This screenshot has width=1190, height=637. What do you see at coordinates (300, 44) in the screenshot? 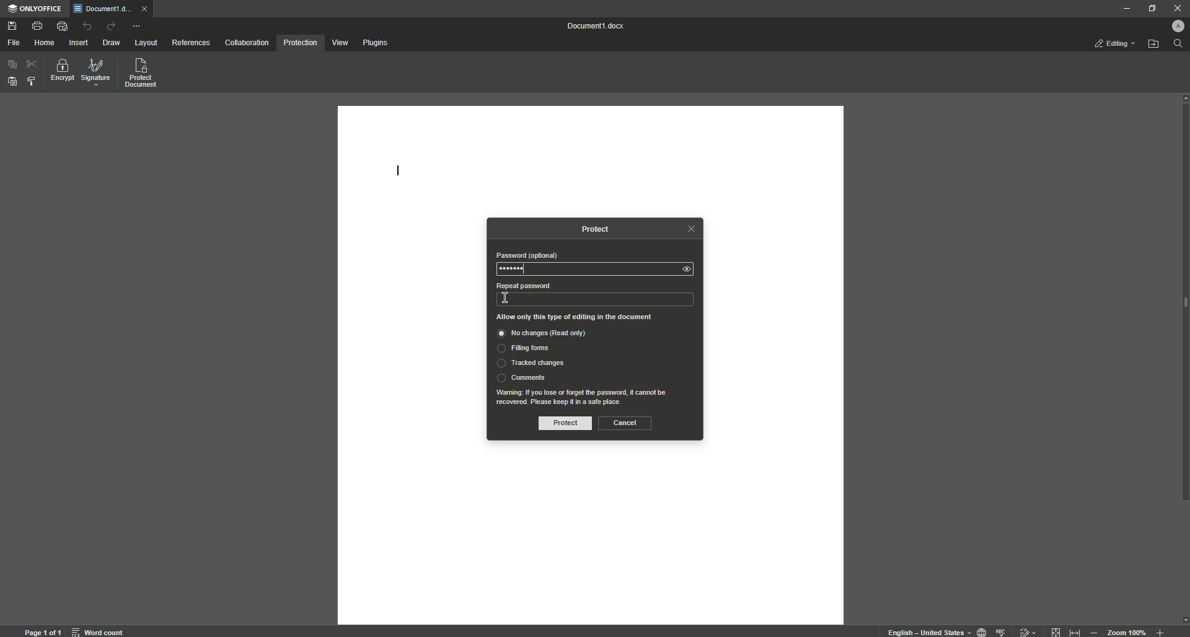
I see `Protection` at bounding box center [300, 44].